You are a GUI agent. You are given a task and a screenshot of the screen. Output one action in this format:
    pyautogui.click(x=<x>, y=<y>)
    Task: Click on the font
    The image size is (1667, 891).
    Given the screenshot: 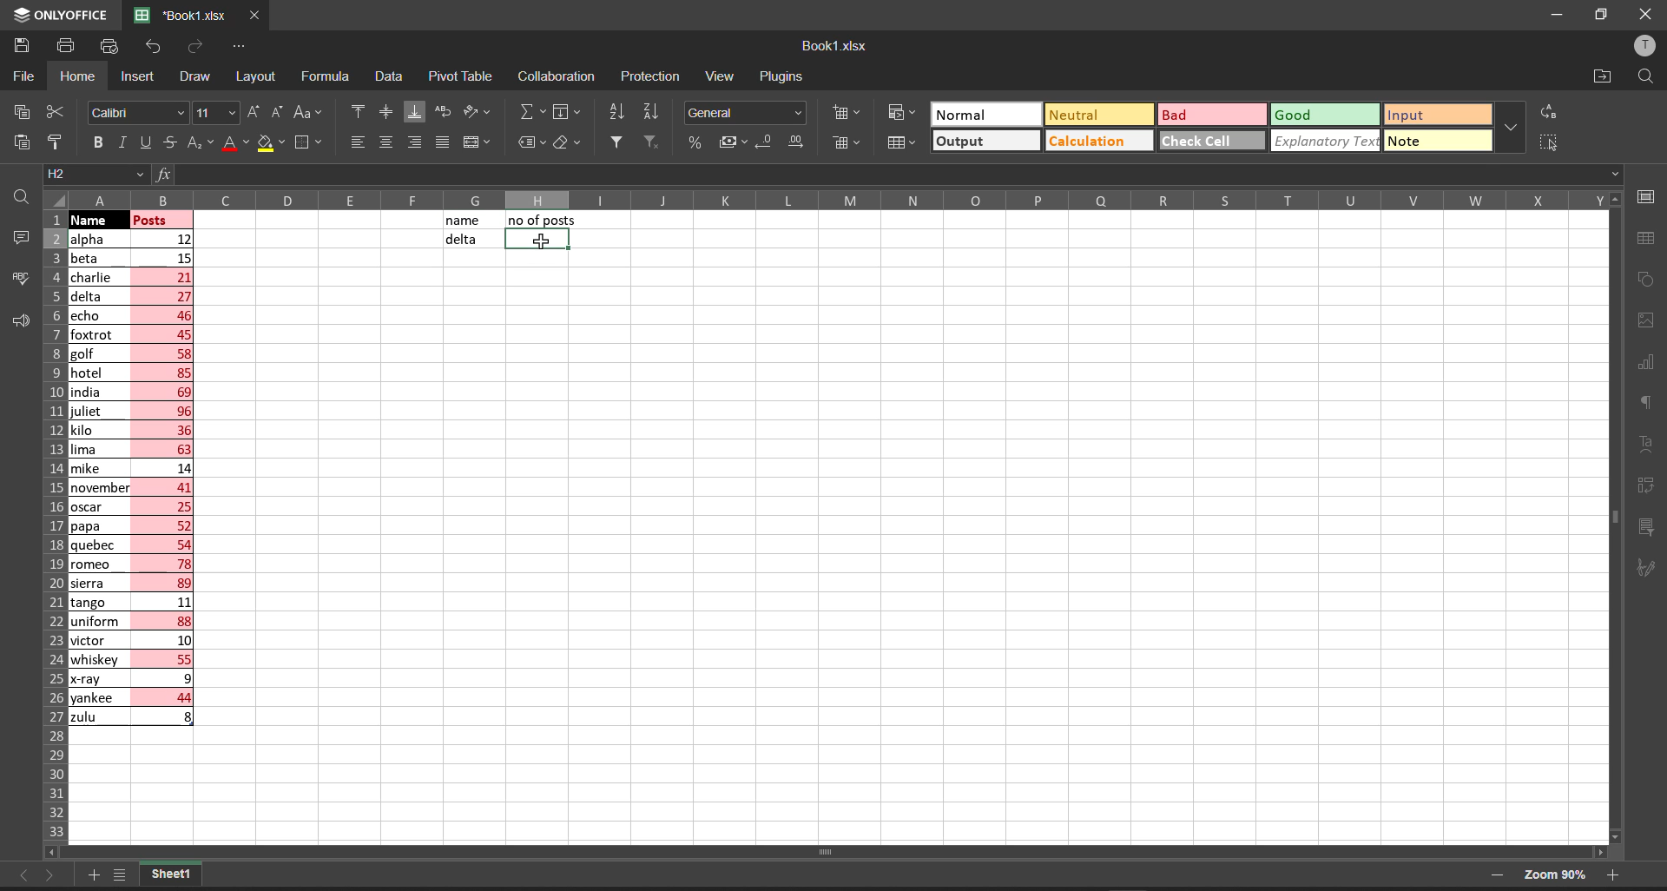 What is the action you would take?
    pyautogui.click(x=136, y=111)
    